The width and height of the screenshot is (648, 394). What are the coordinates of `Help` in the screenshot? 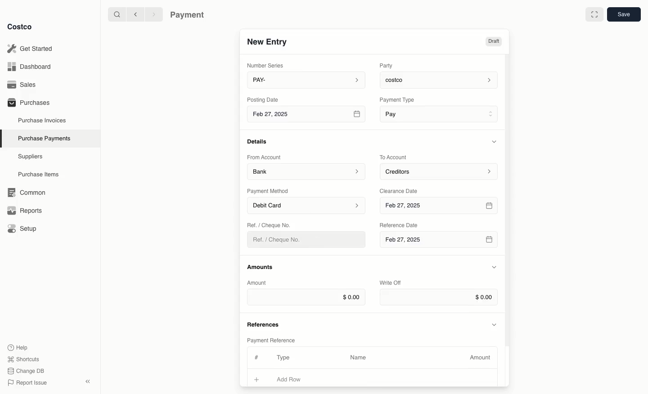 It's located at (18, 347).